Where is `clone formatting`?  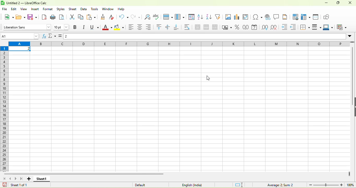
clone formatting is located at coordinates (104, 17).